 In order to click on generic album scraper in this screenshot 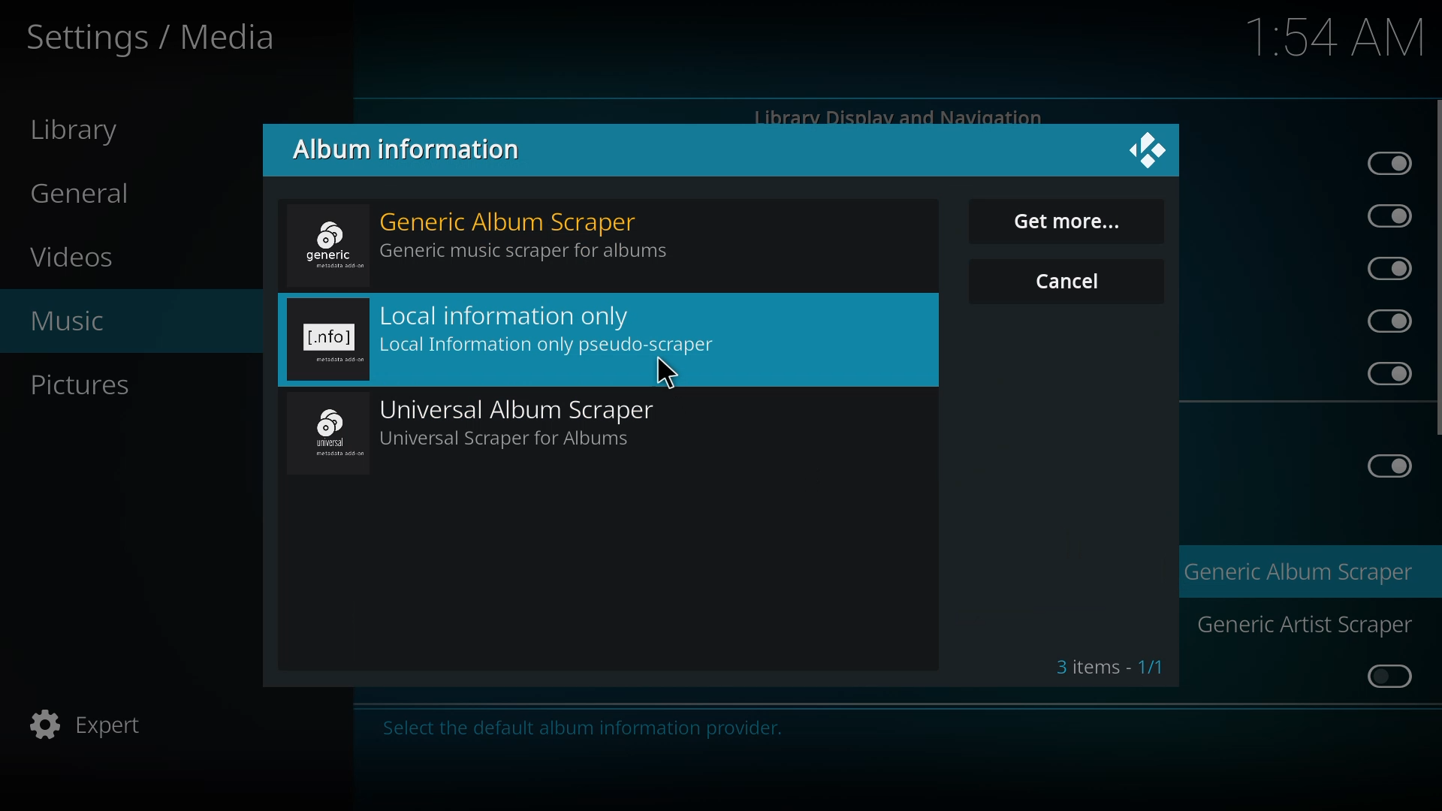, I will do `click(494, 241)`.